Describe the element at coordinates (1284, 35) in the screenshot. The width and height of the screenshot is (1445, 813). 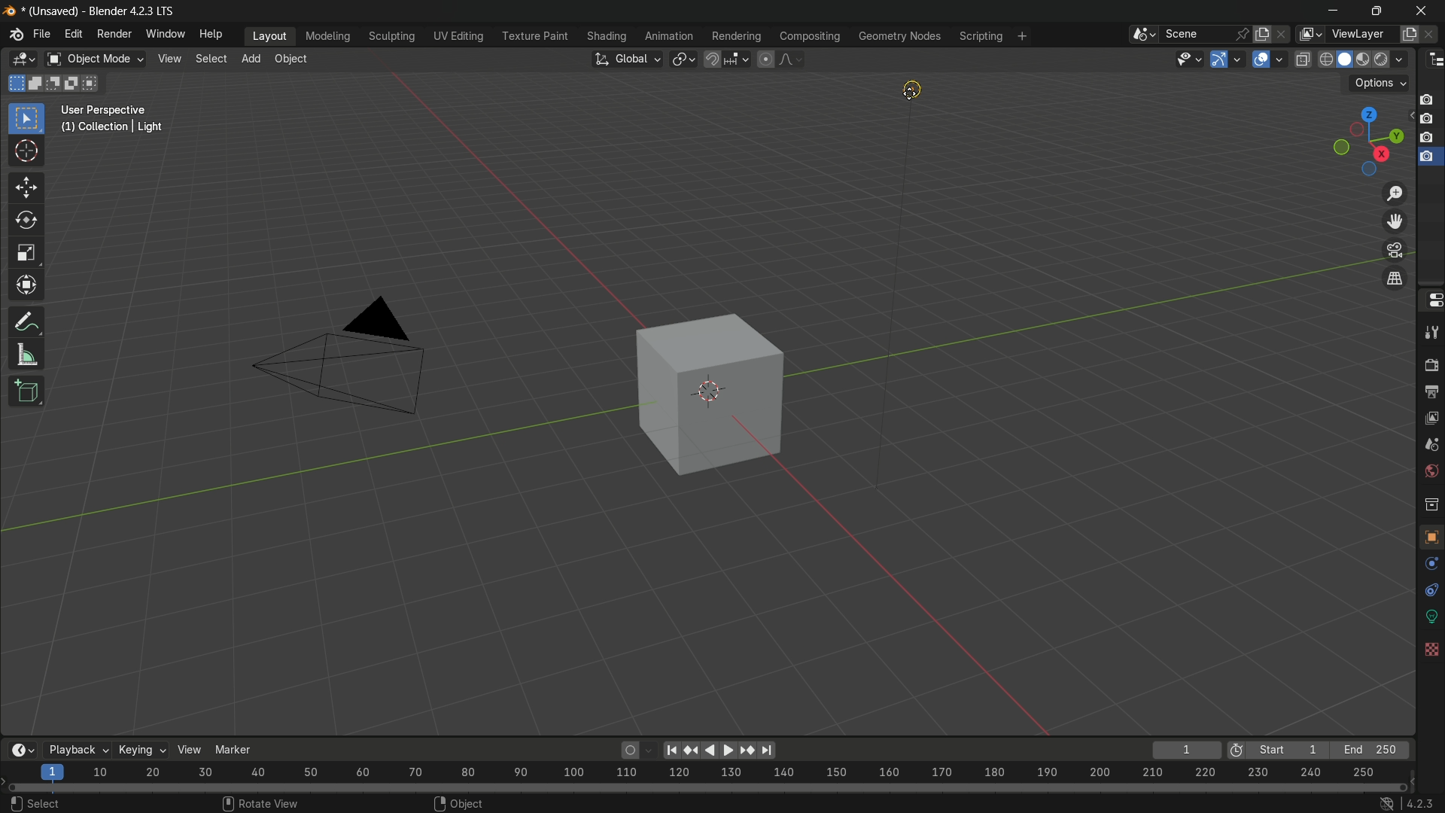
I see `delete scene` at that location.